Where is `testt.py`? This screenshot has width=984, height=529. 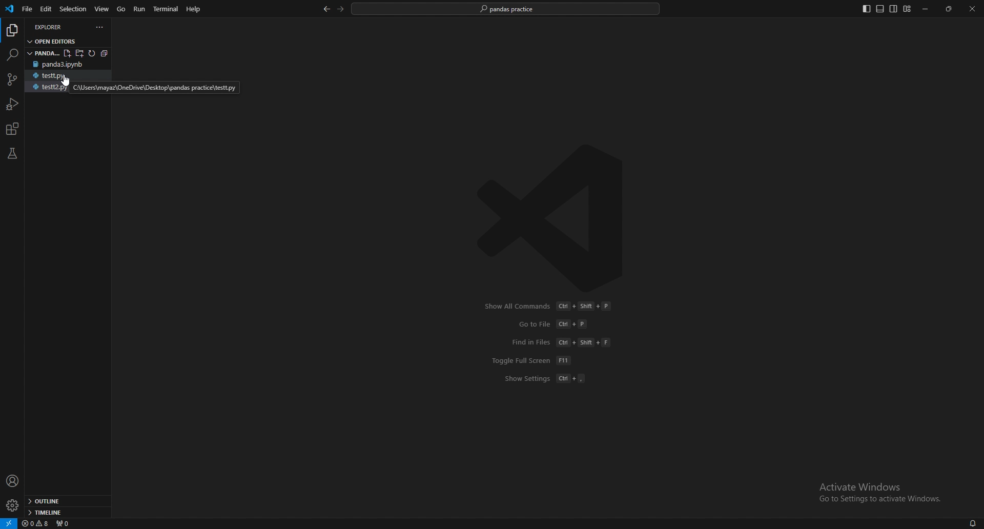
testt.py is located at coordinates (67, 76).